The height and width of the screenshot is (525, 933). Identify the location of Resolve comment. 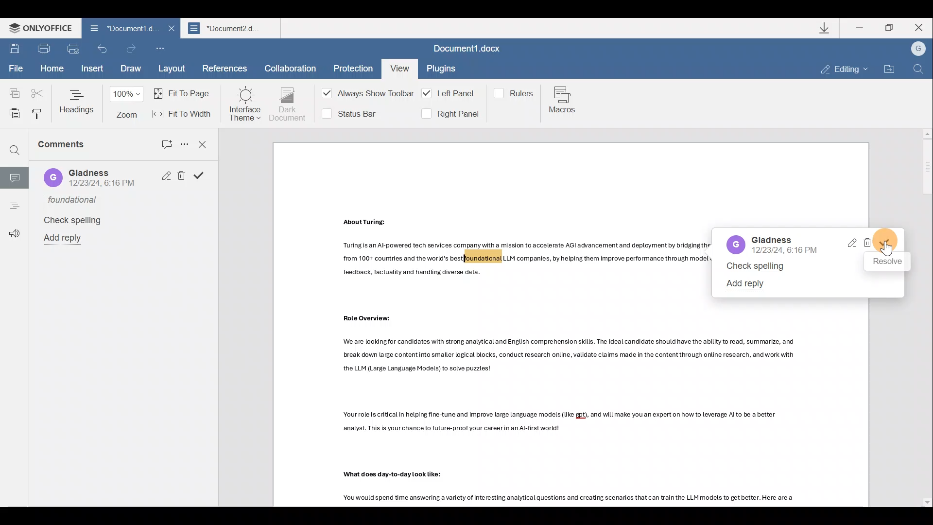
(891, 243).